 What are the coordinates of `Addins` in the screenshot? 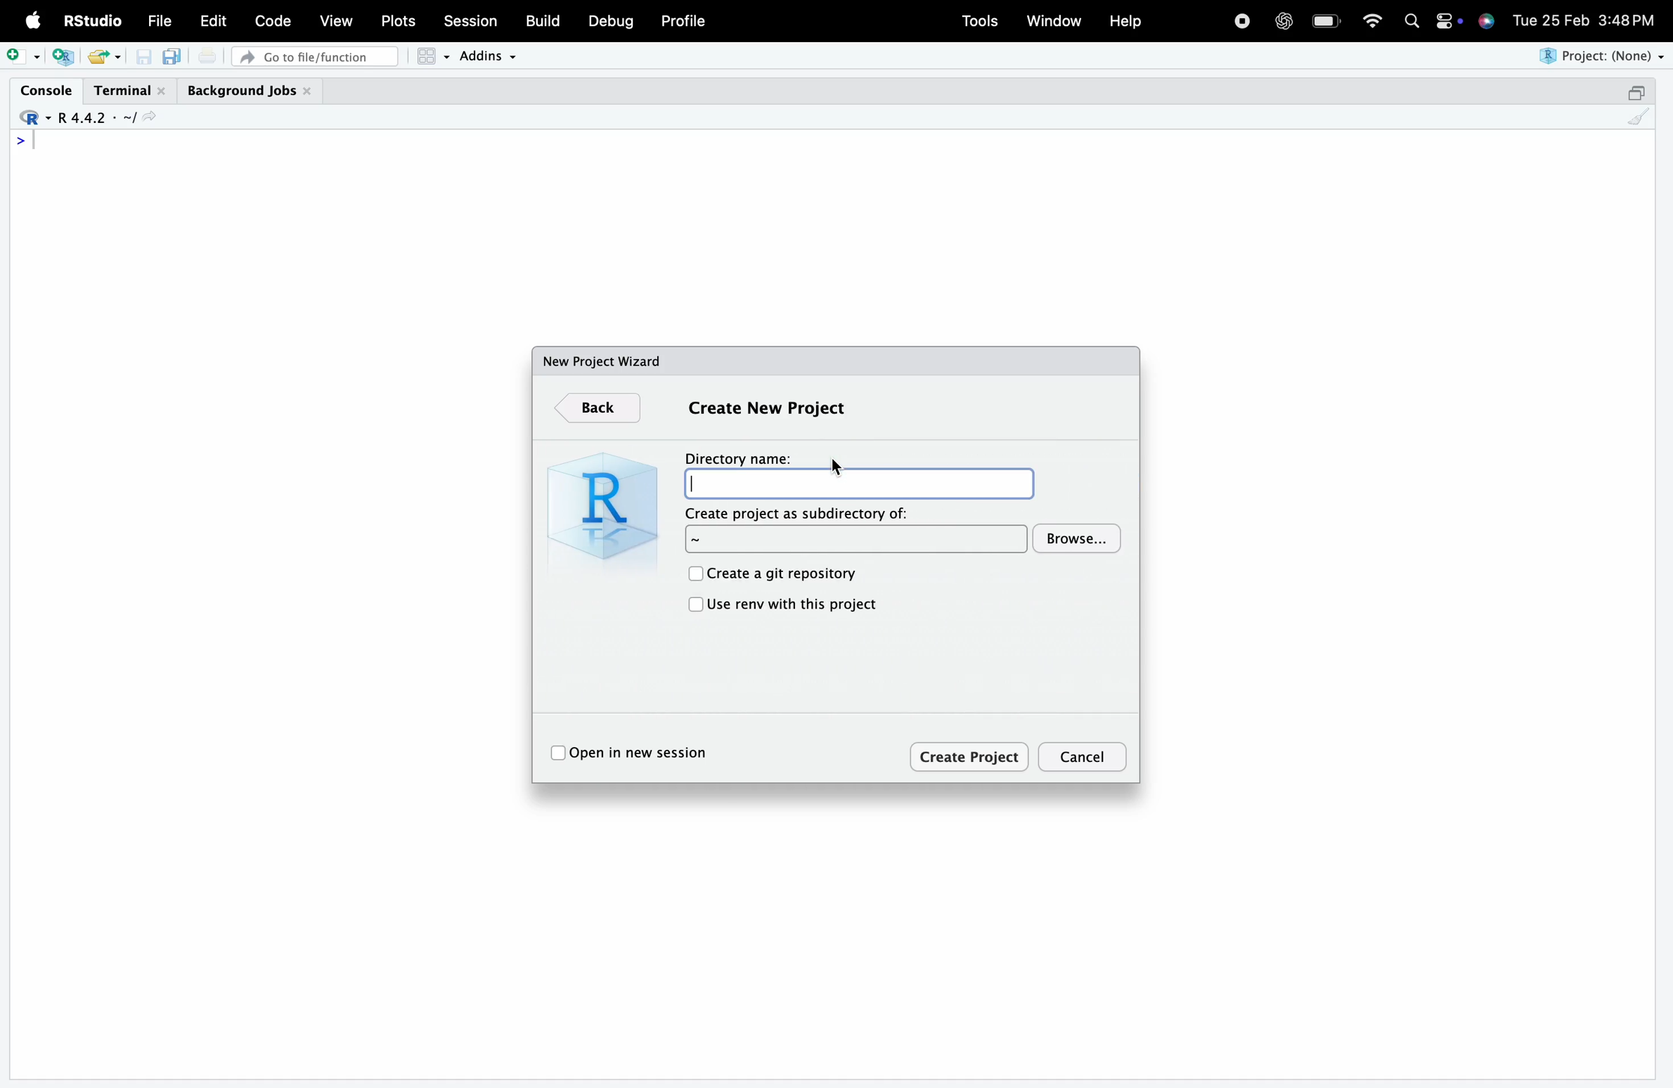 It's located at (486, 56).